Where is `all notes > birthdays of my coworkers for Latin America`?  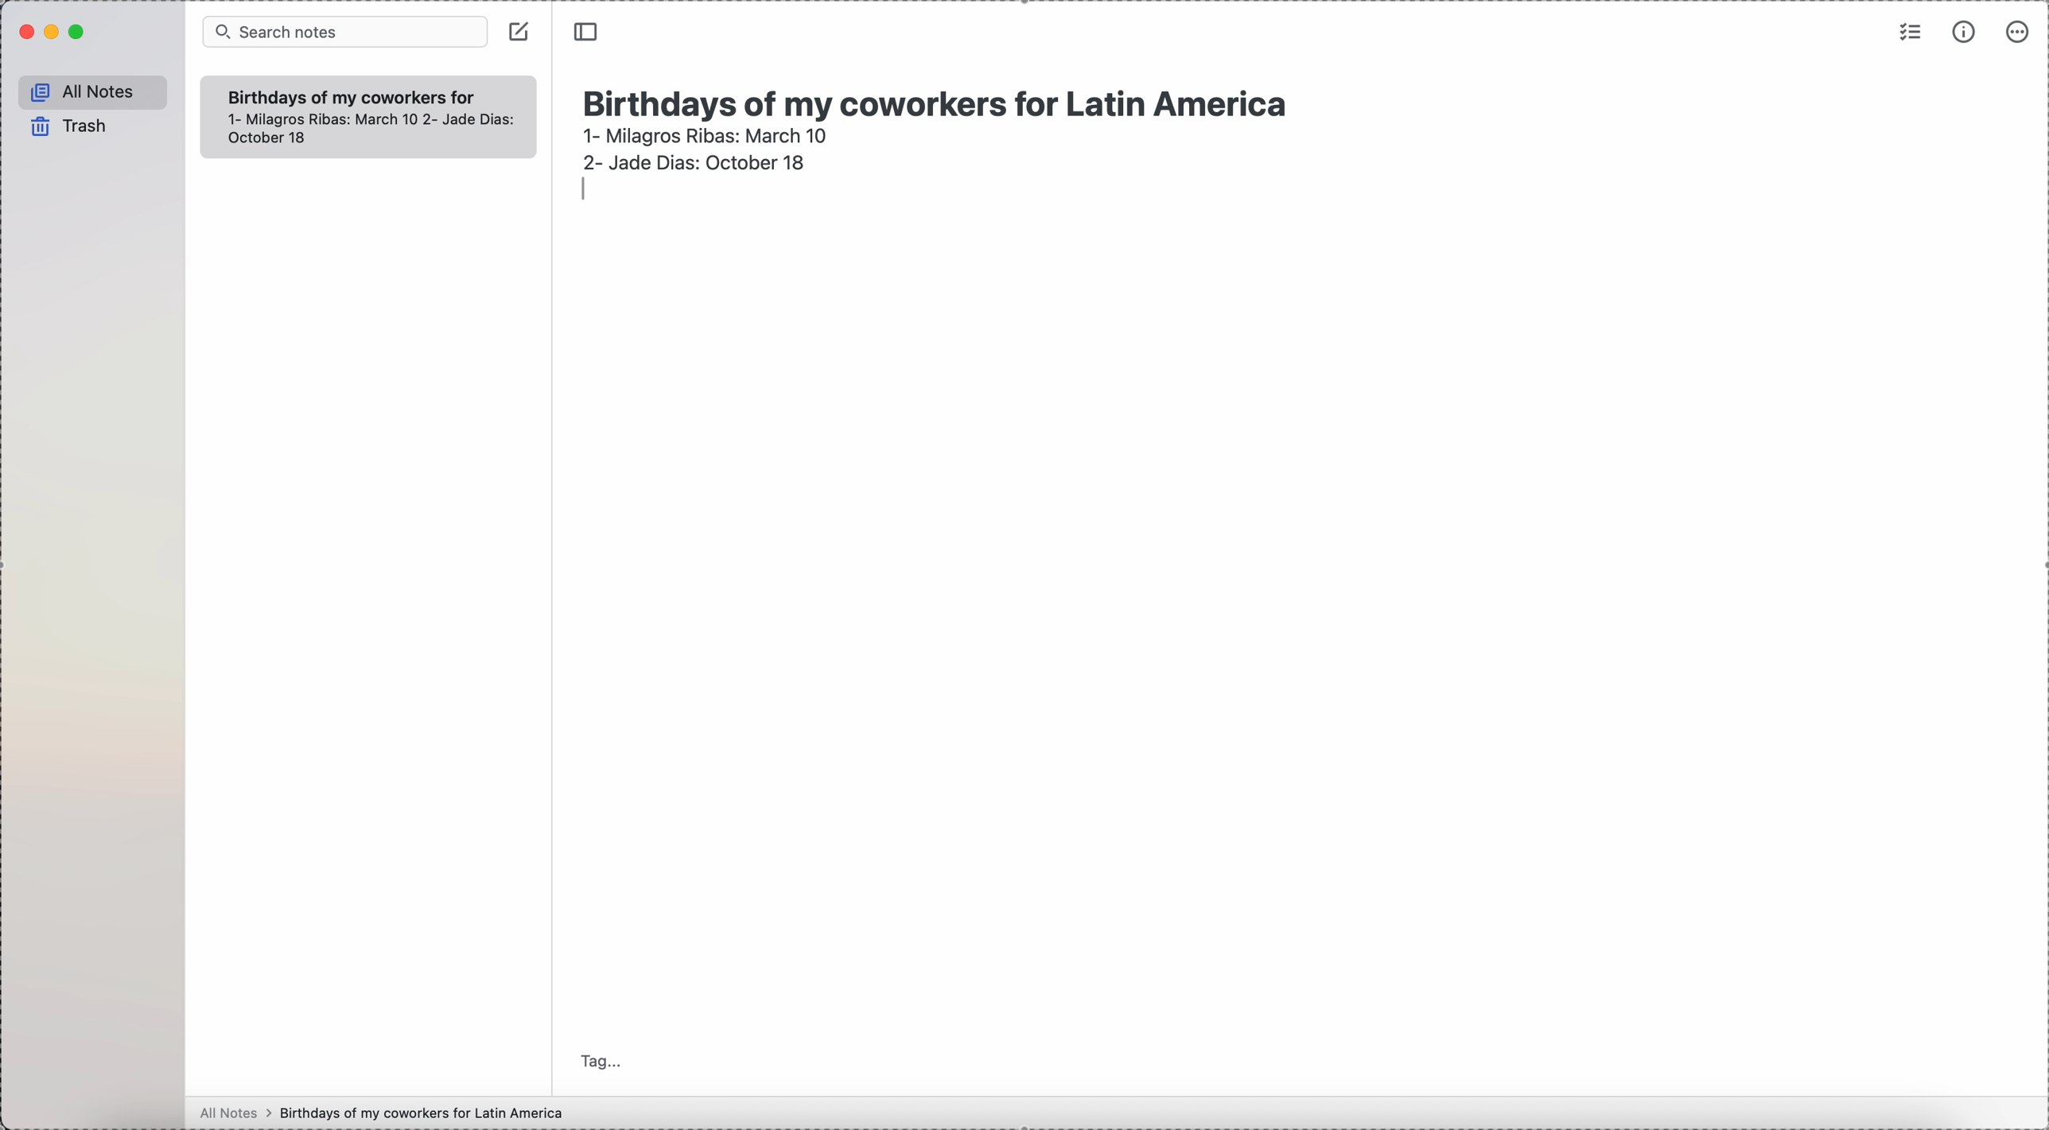 all notes > birthdays of my coworkers for Latin America is located at coordinates (386, 1113).